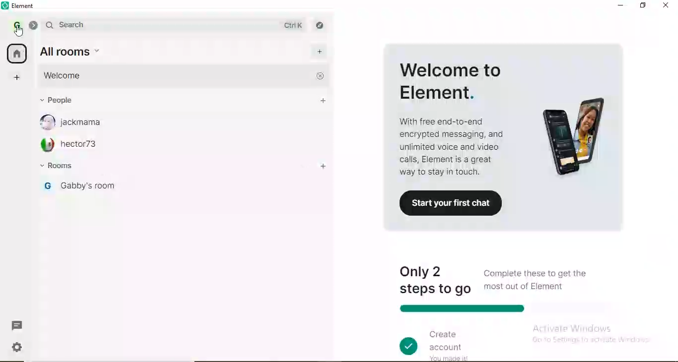  I want to click on close, so click(321, 75).